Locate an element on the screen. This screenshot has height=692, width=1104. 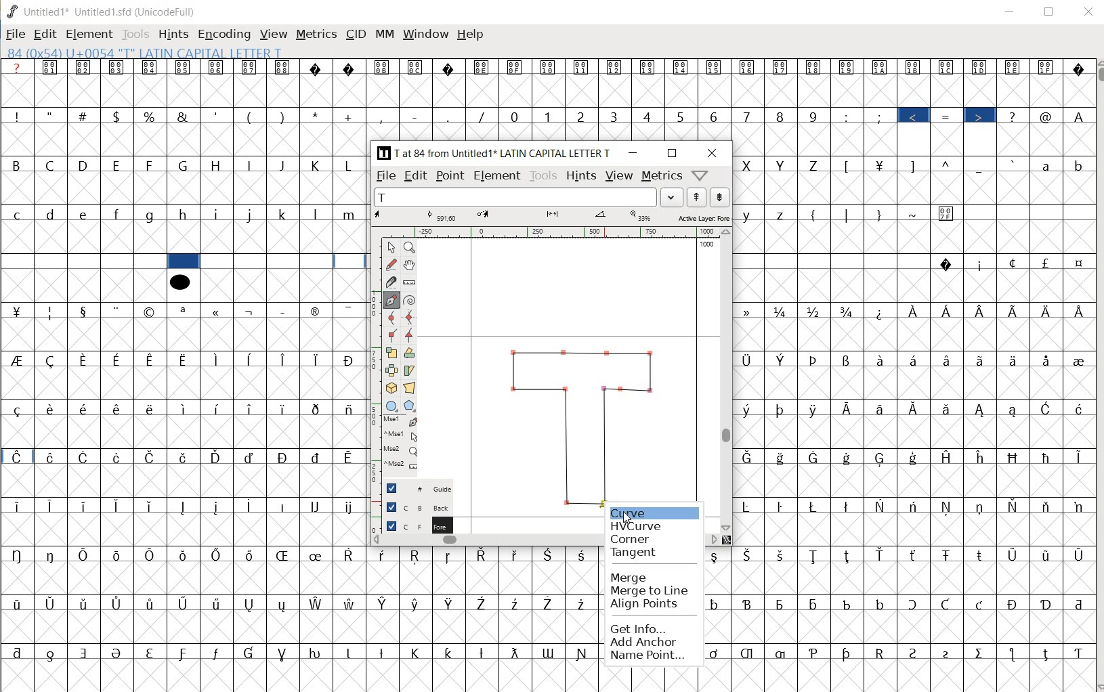
Symbol is located at coordinates (1048, 67).